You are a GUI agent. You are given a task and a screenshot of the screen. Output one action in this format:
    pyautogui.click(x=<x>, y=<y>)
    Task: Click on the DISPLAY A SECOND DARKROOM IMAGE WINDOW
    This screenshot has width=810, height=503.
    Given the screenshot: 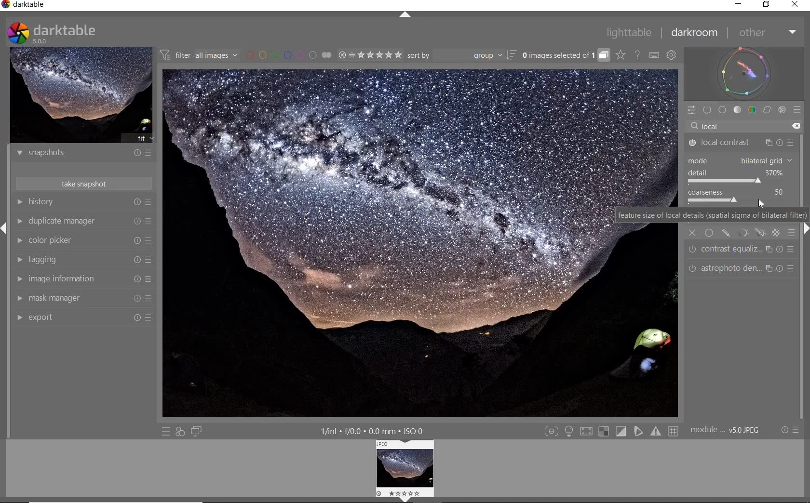 What is the action you would take?
    pyautogui.click(x=196, y=432)
    